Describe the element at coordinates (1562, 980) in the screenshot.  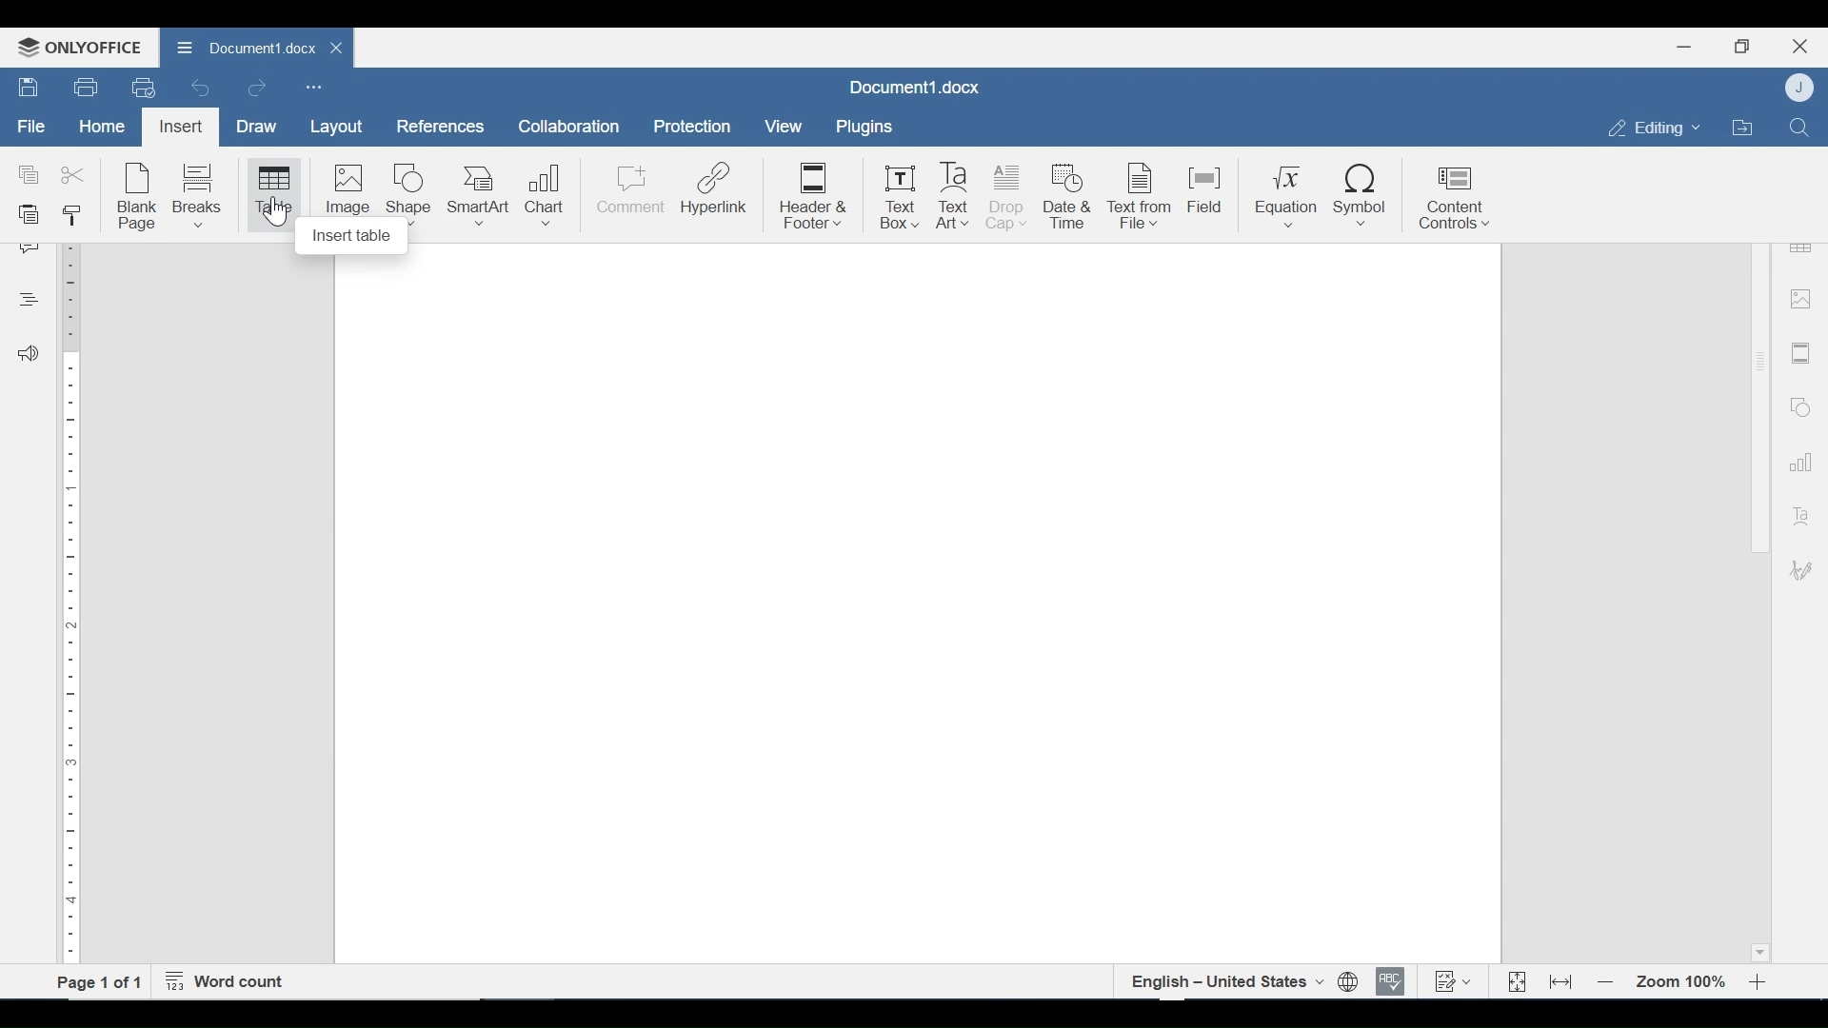
I see `Fit to Width` at that location.